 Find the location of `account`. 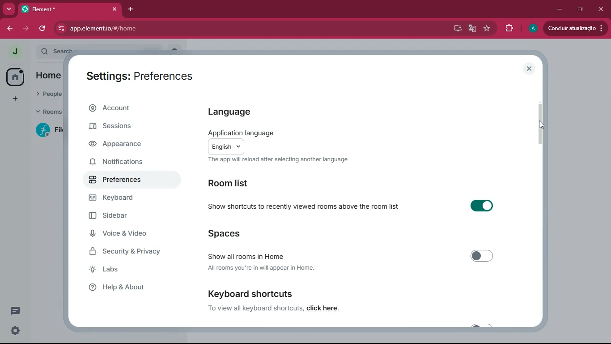

account is located at coordinates (128, 108).